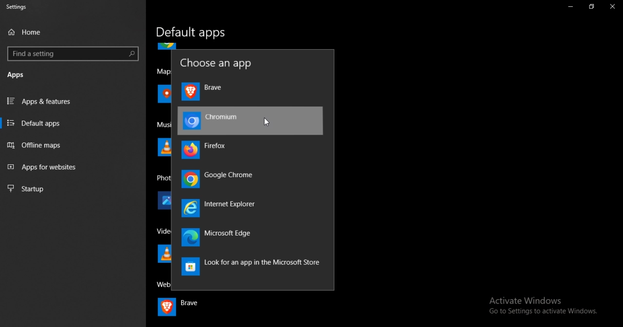 Image resolution: width=623 pixels, height=327 pixels. Describe the element at coordinates (220, 179) in the screenshot. I see `google chrome` at that location.